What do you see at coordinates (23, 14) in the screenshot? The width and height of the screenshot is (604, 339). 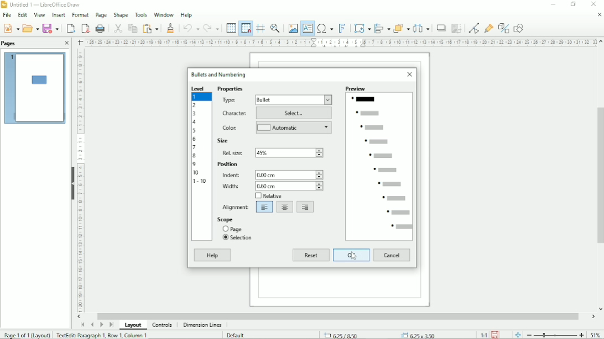 I see `Edit` at bounding box center [23, 14].